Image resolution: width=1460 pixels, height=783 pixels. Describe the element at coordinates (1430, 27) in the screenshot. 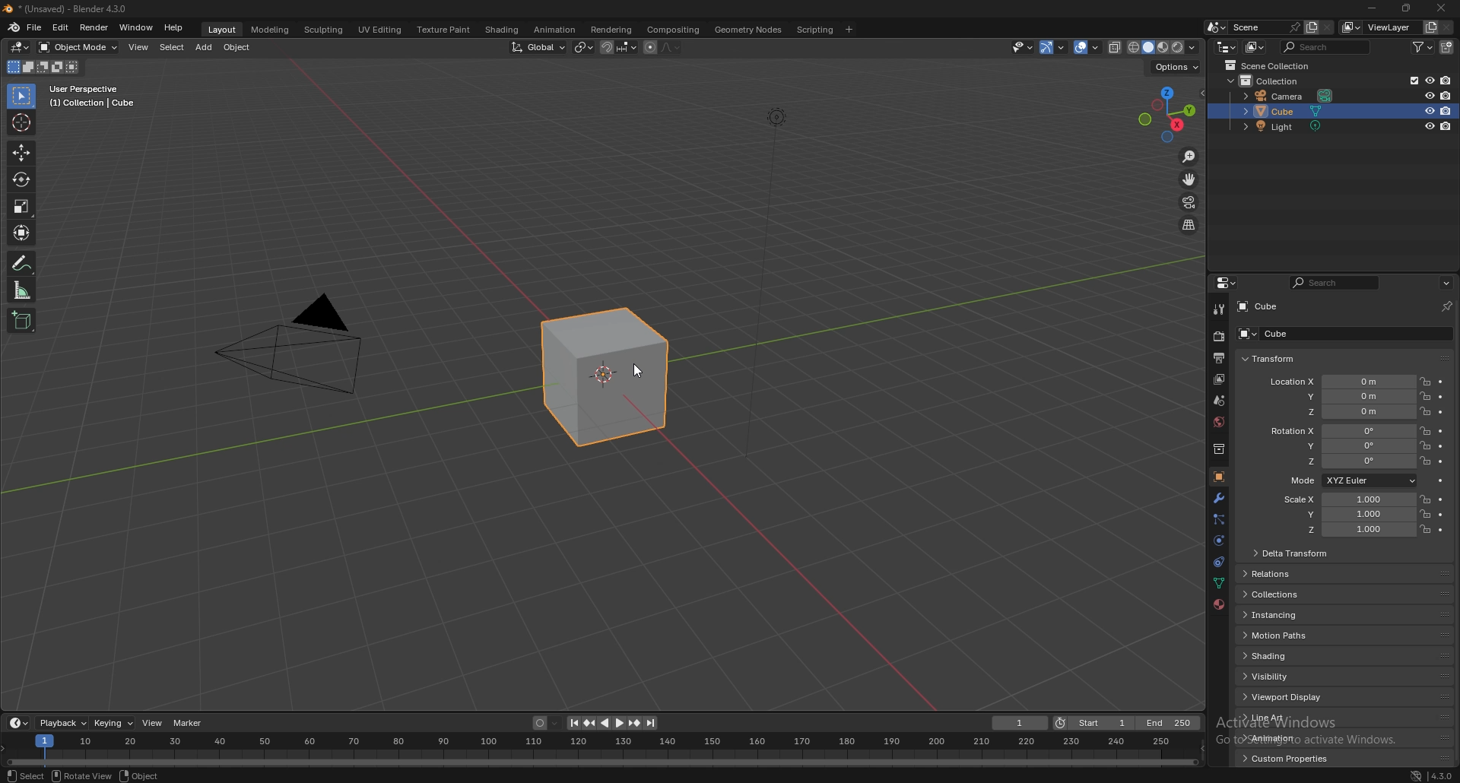

I see `add view layer` at that location.